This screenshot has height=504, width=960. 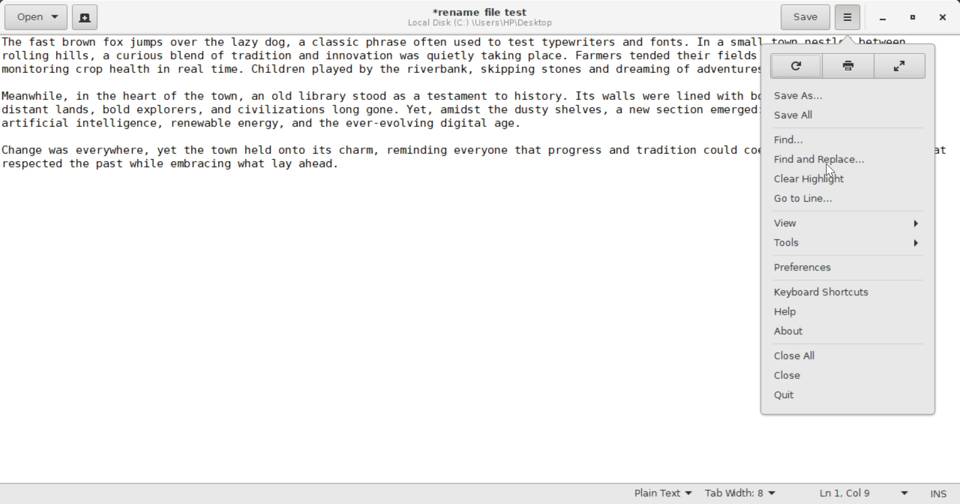 I want to click on Open Document, so click(x=34, y=17).